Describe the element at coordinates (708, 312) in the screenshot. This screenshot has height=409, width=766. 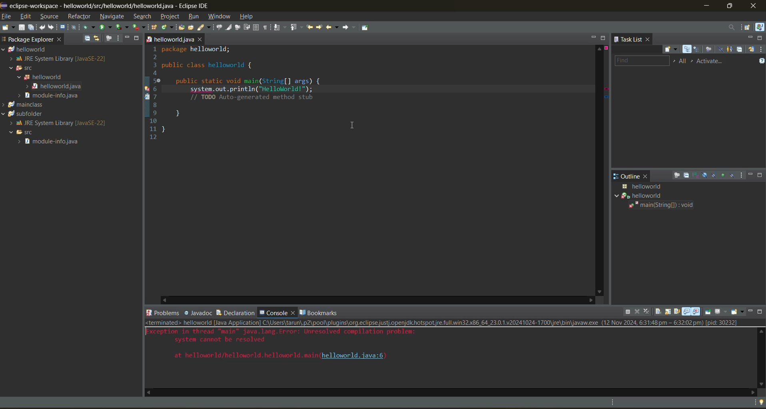
I see `pin console` at that location.